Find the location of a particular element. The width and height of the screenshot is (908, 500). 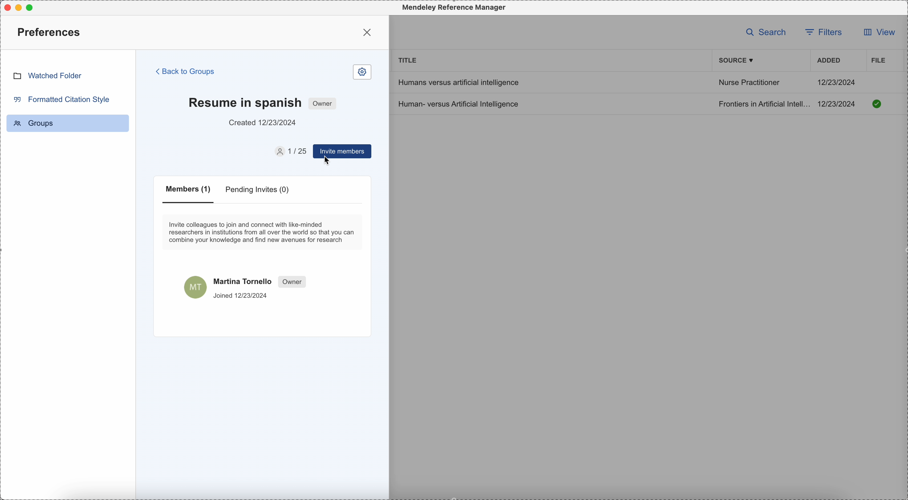

formatted  citation style is located at coordinates (61, 99).